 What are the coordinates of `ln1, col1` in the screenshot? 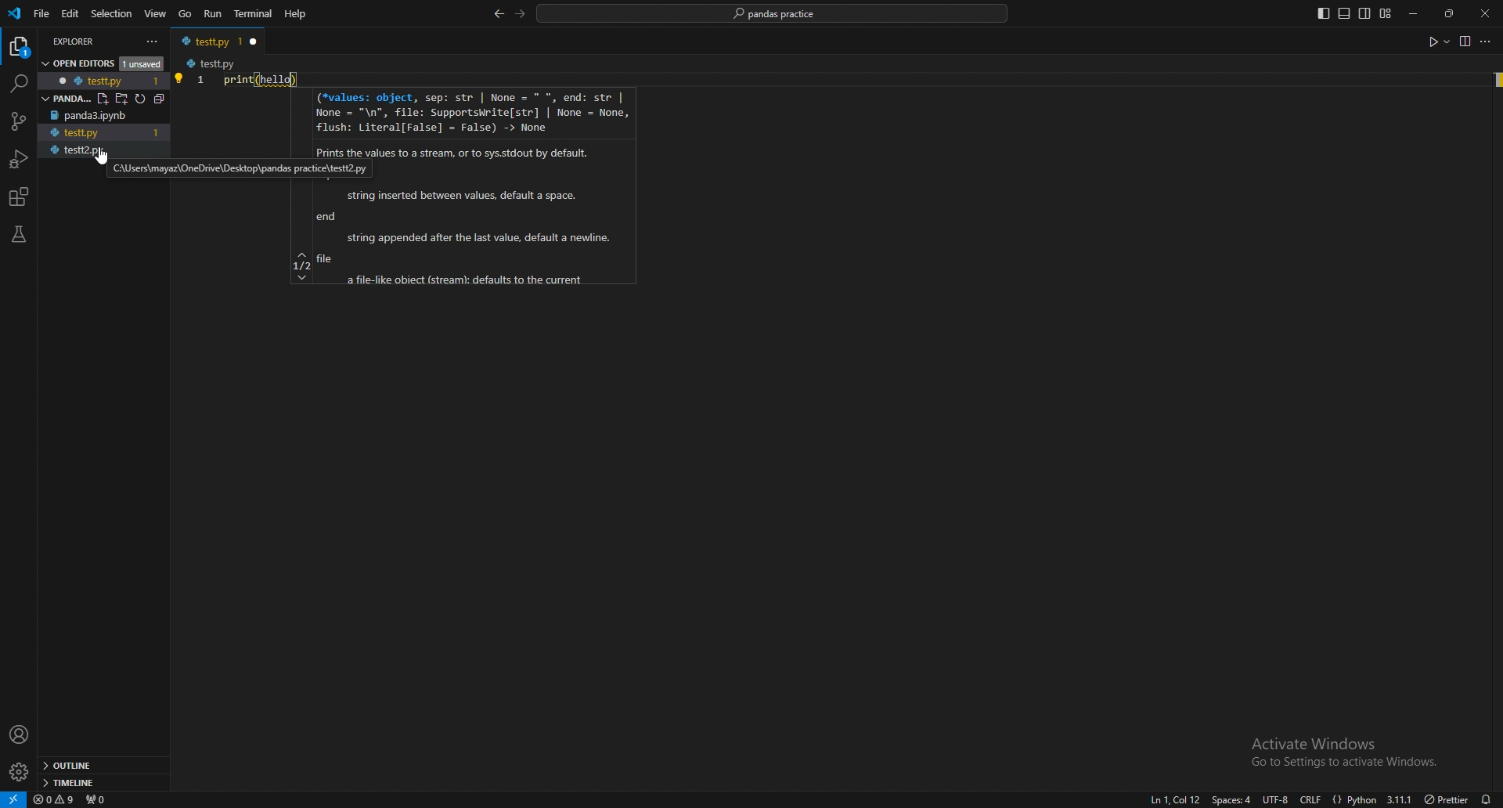 It's located at (1171, 800).